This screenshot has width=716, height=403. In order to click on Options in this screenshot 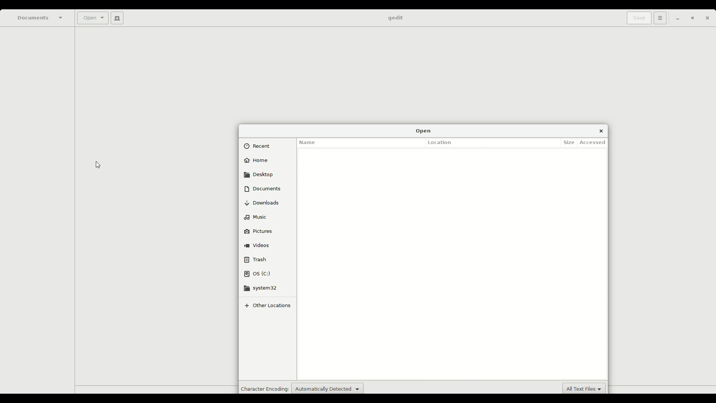, I will do `click(659, 18)`.